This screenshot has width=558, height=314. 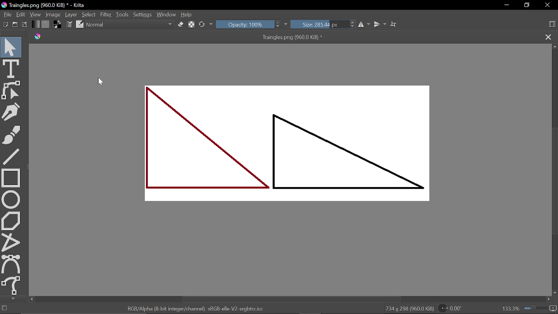 What do you see at coordinates (14, 157) in the screenshot?
I see `Line tool` at bounding box center [14, 157].